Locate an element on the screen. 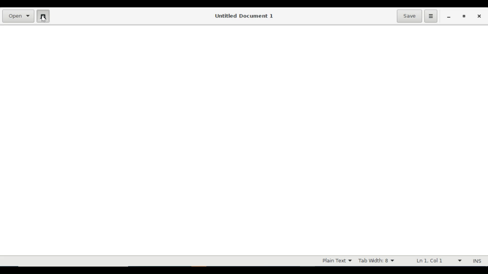 This screenshot has height=274, width=488. Save is located at coordinates (409, 16).